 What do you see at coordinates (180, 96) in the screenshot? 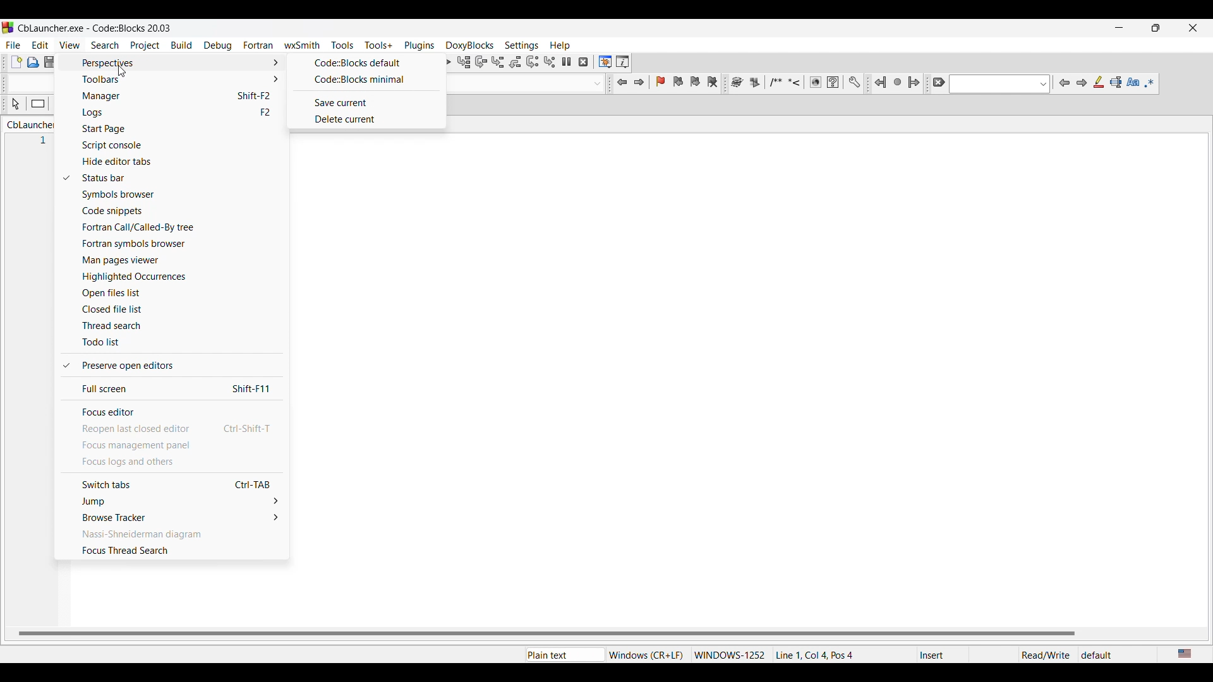
I see `Manager` at bounding box center [180, 96].